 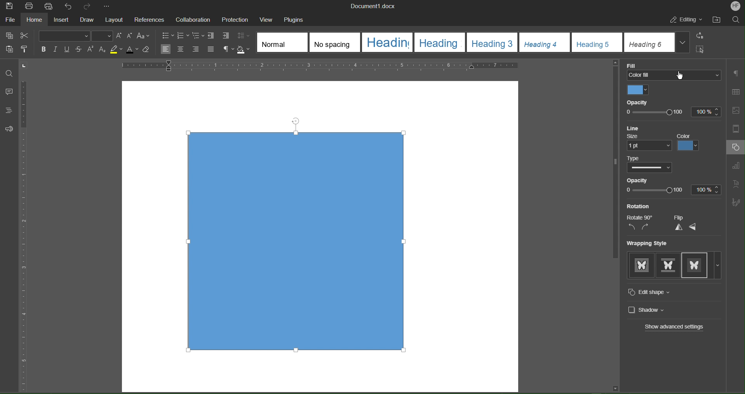 What do you see at coordinates (684, 43) in the screenshot?
I see `More Headings` at bounding box center [684, 43].